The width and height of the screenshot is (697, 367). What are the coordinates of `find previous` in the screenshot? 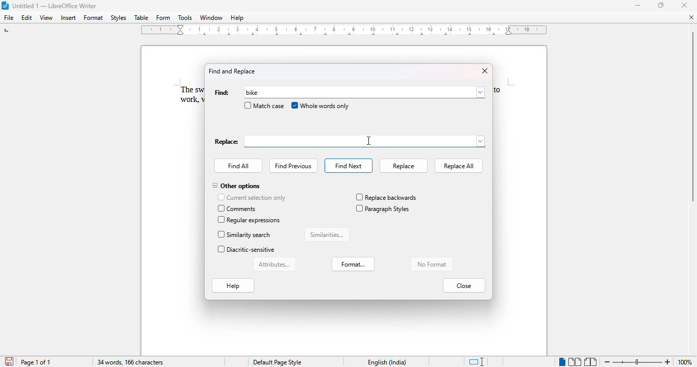 It's located at (293, 166).